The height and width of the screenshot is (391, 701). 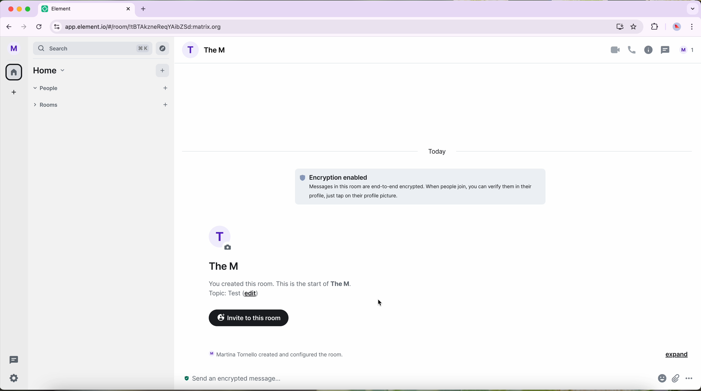 I want to click on more options, so click(x=690, y=379).